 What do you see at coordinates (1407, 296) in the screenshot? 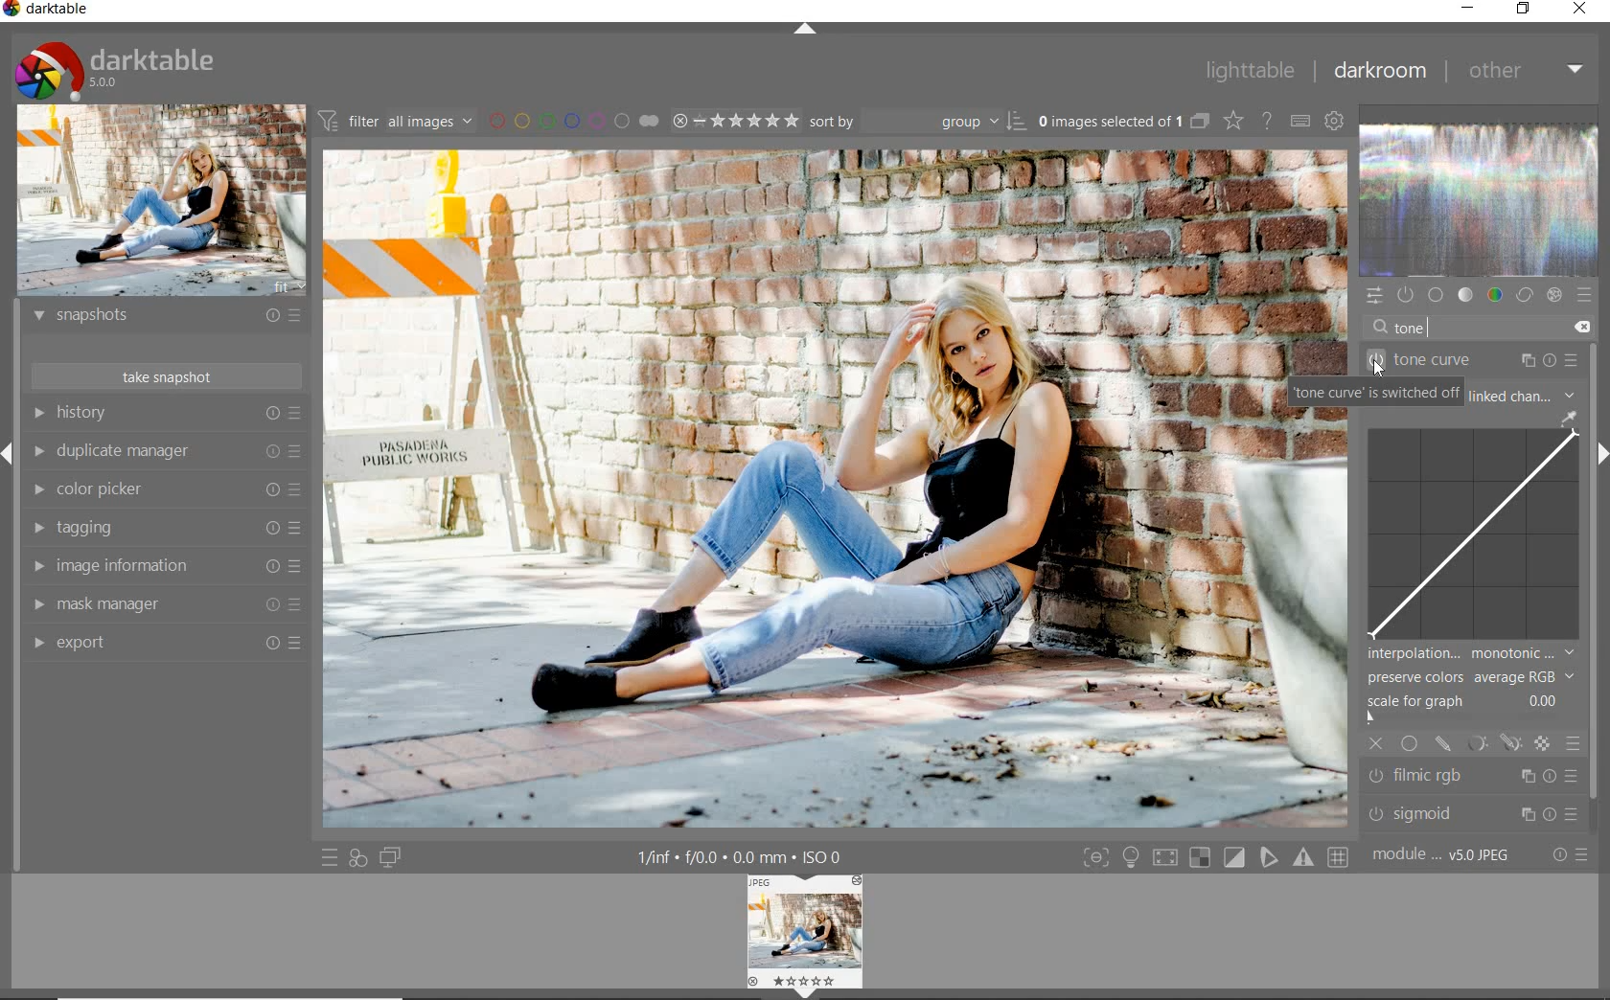
I see `show only active modules` at bounding box center [1407, 296].